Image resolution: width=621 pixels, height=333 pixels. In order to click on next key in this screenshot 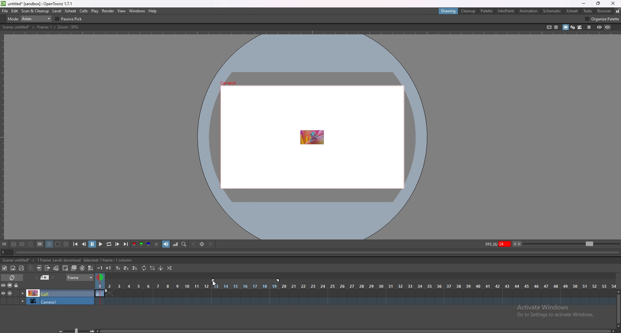, I will do `click(210, 244)`.